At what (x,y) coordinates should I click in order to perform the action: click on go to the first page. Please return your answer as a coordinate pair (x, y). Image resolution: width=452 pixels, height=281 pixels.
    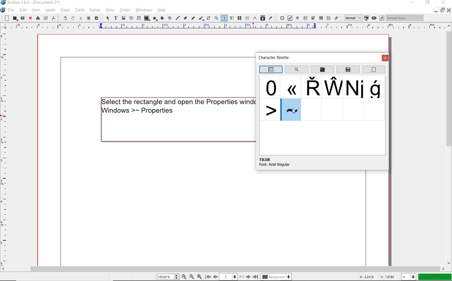
    Looking at the image, I should click on (208, 276).